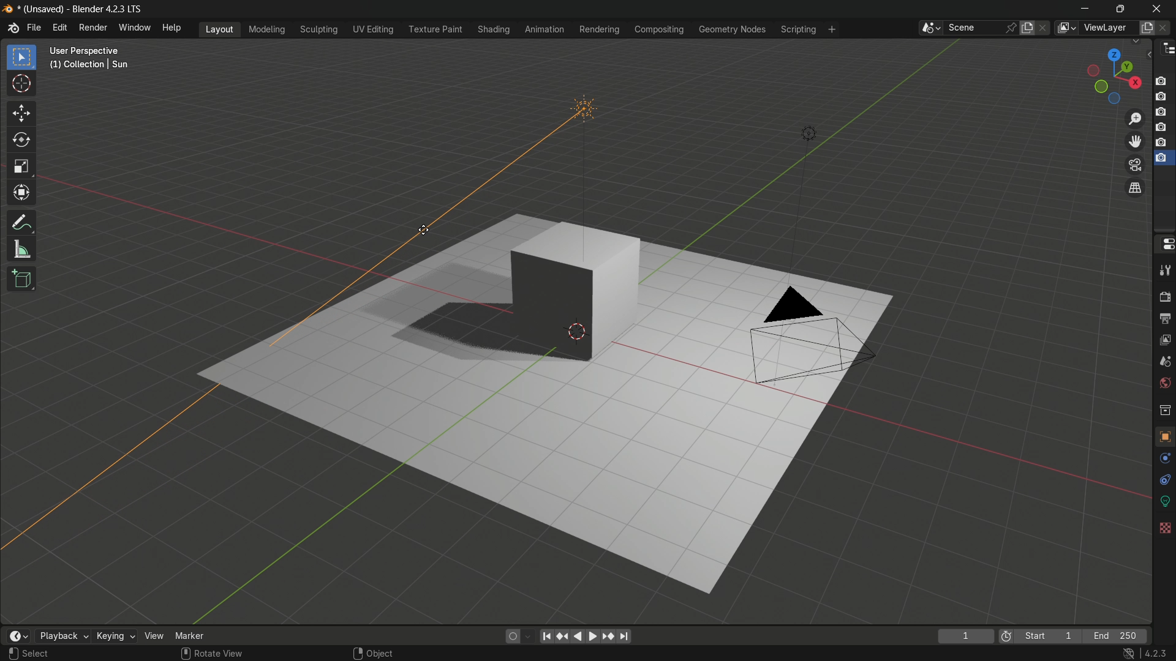 This screenshot has width=1176, height=661. I want to click on right click, so click(356, 653).